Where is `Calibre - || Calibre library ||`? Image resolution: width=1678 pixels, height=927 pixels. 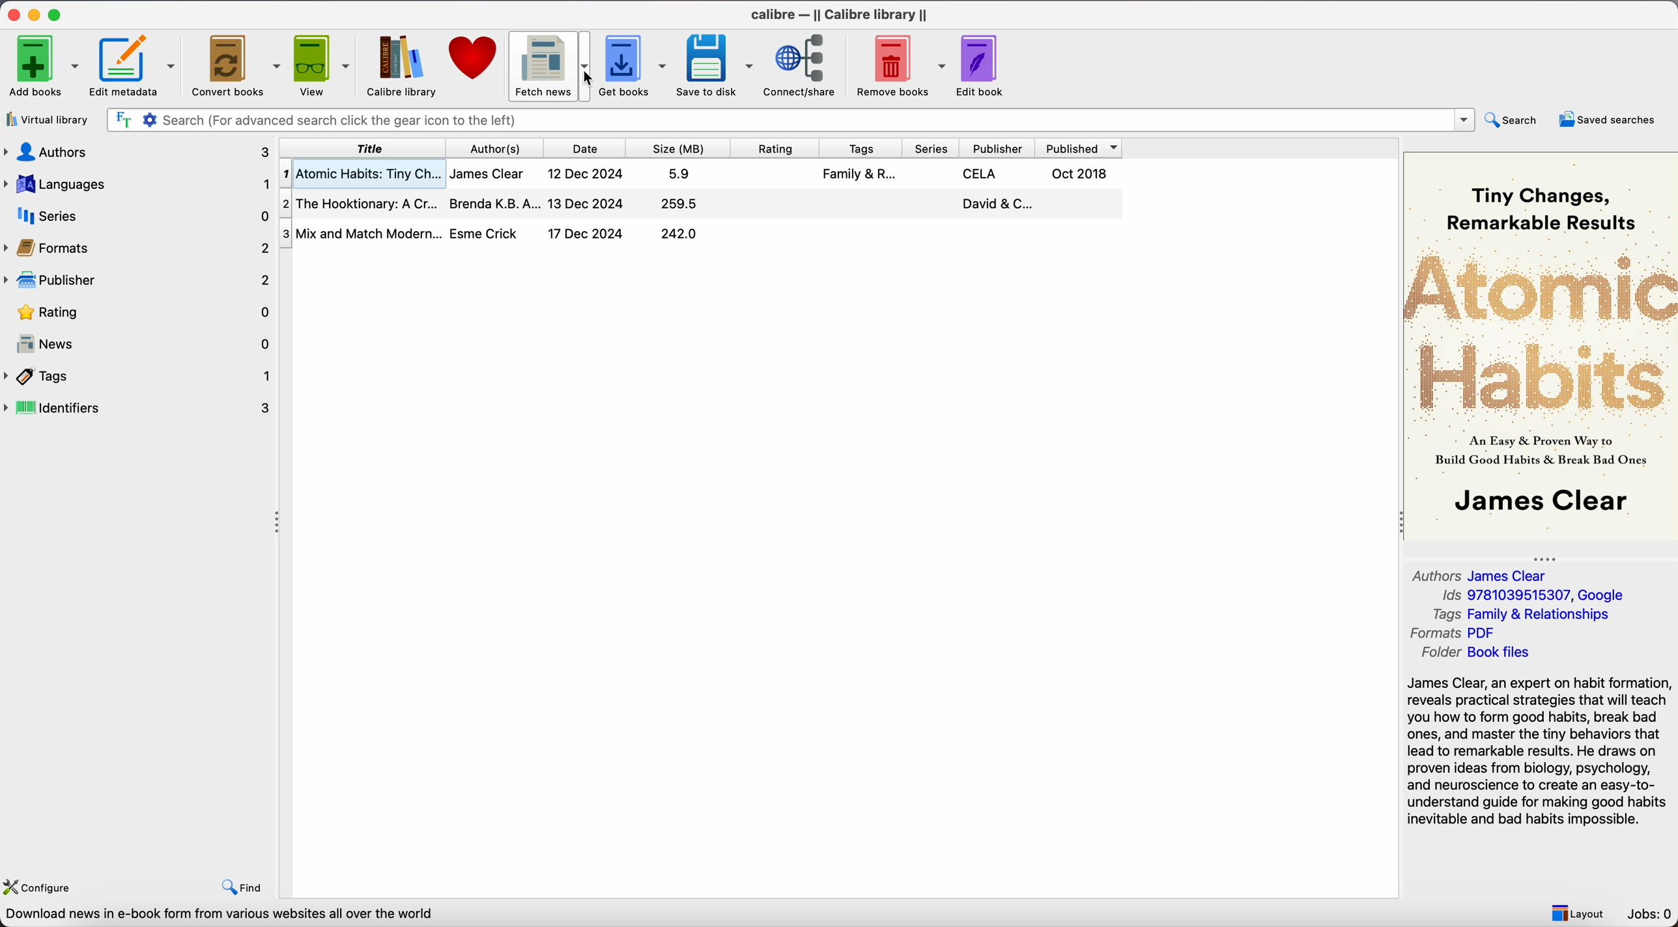 Calibre - || Calibre library || is located at coordinates (842, 14).